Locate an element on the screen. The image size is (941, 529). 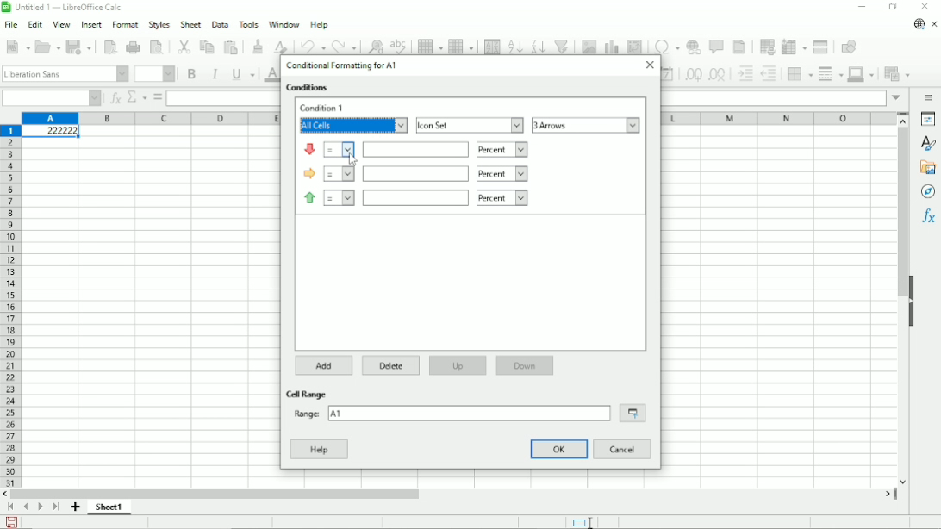
Insert special characters is located at coordinates (664, 45).